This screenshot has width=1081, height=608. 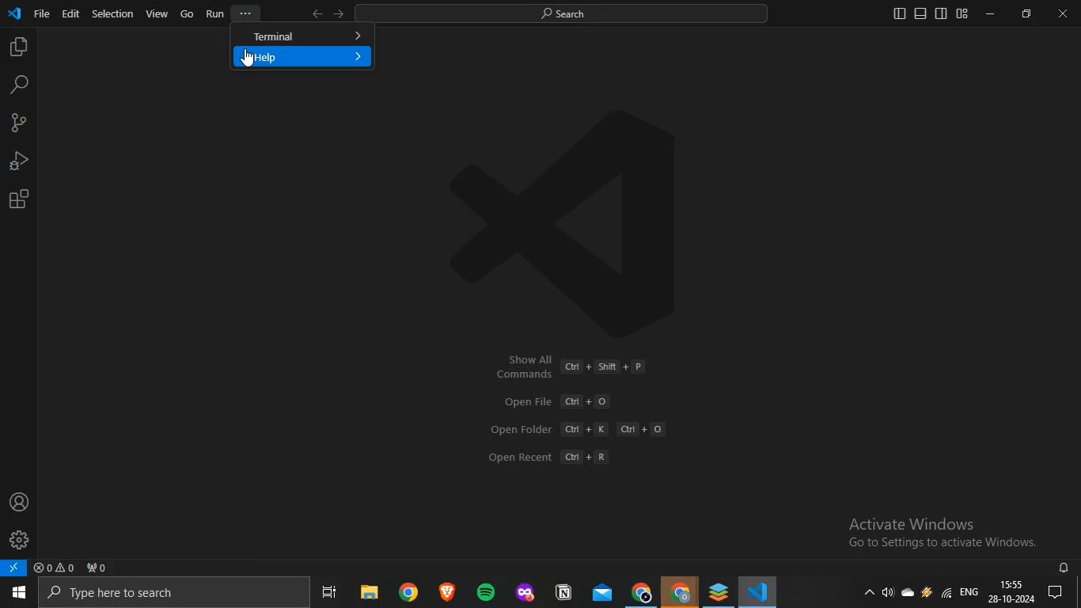 What do you see at coordinates (759, 593) in the screenshot?
I see `VScode` at bounding box center [759, 593].